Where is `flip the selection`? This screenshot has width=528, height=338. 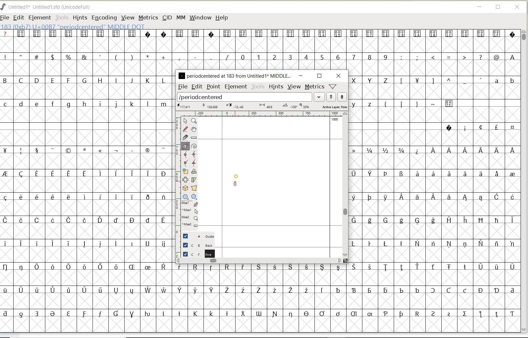 flip the selection is located at coordinates (186, 180).